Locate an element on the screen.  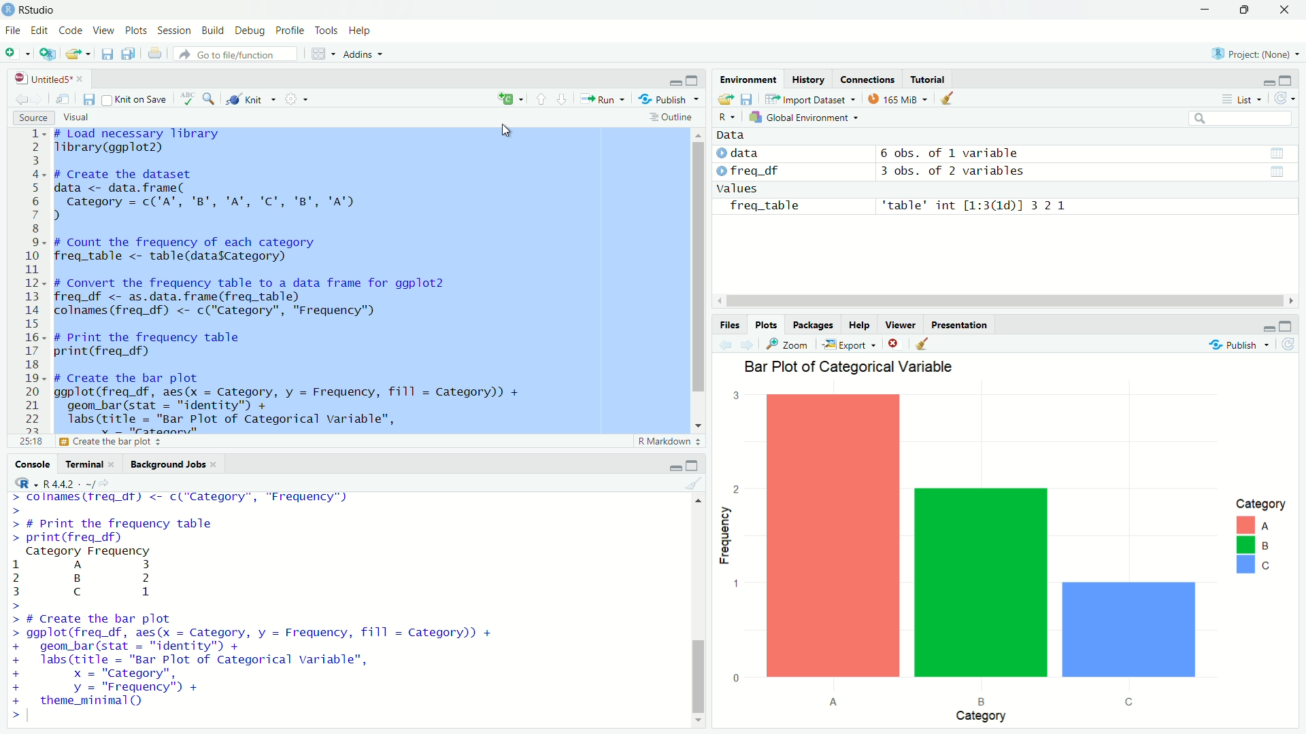
vertical scrollbar is located at coordinates (700, 266).